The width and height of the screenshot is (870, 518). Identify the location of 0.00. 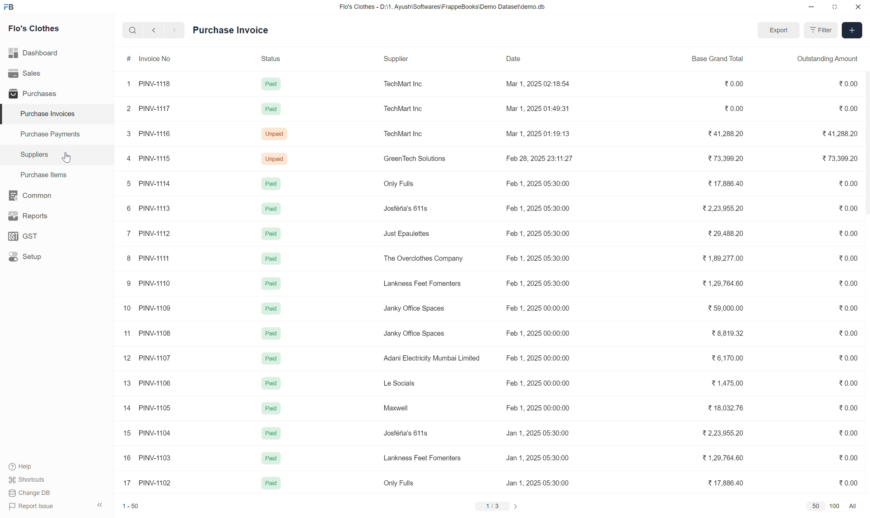
(845, 432).